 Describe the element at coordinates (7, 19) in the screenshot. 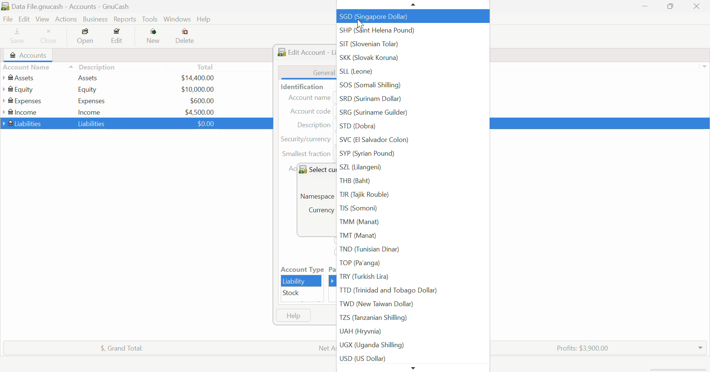

I see `File` at that location.